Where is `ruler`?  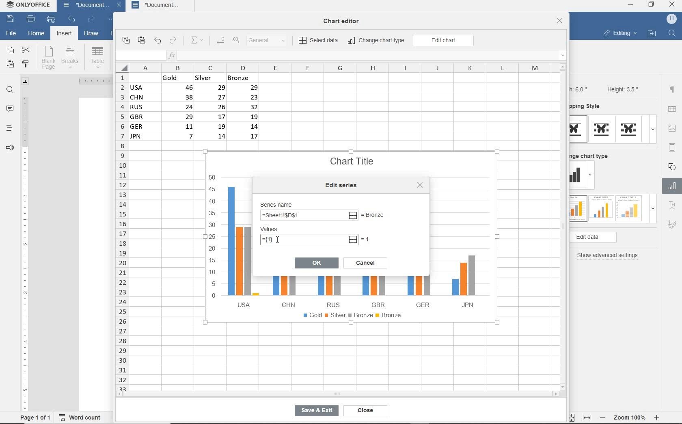 ruler is located at coordinates (25, 251).